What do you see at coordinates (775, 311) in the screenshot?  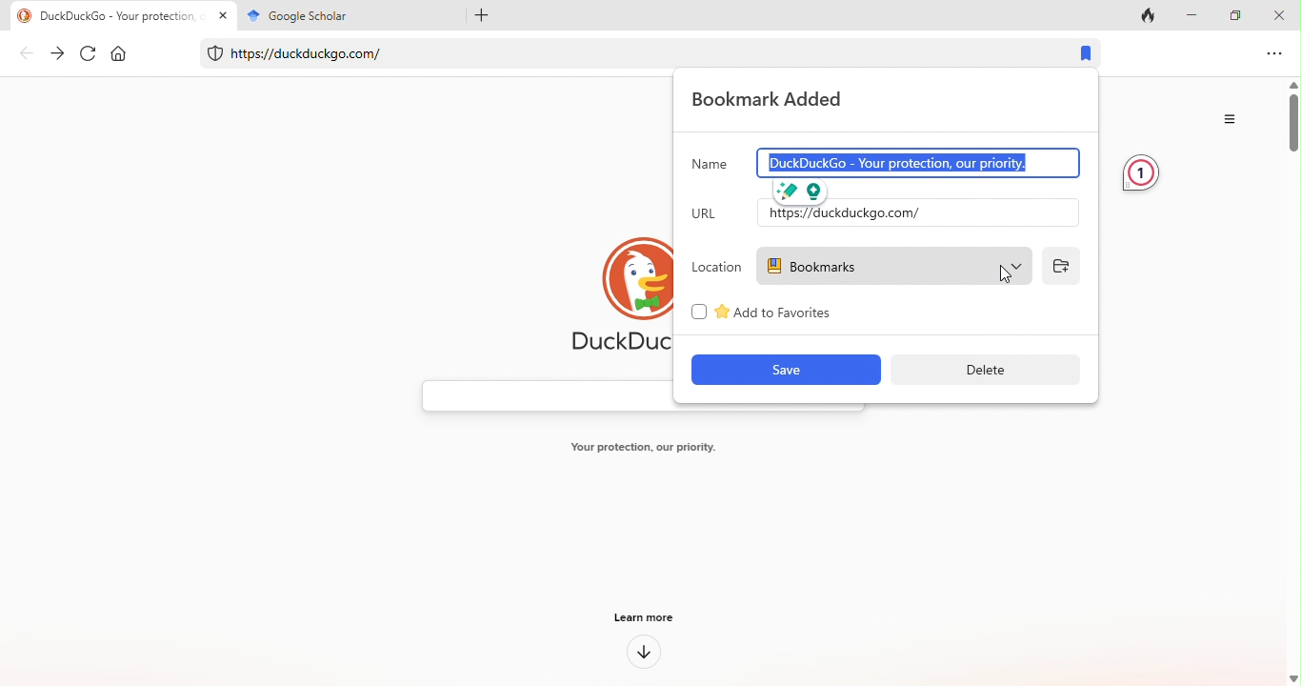 I see `add to favourites` at bounding box center [775, 311].